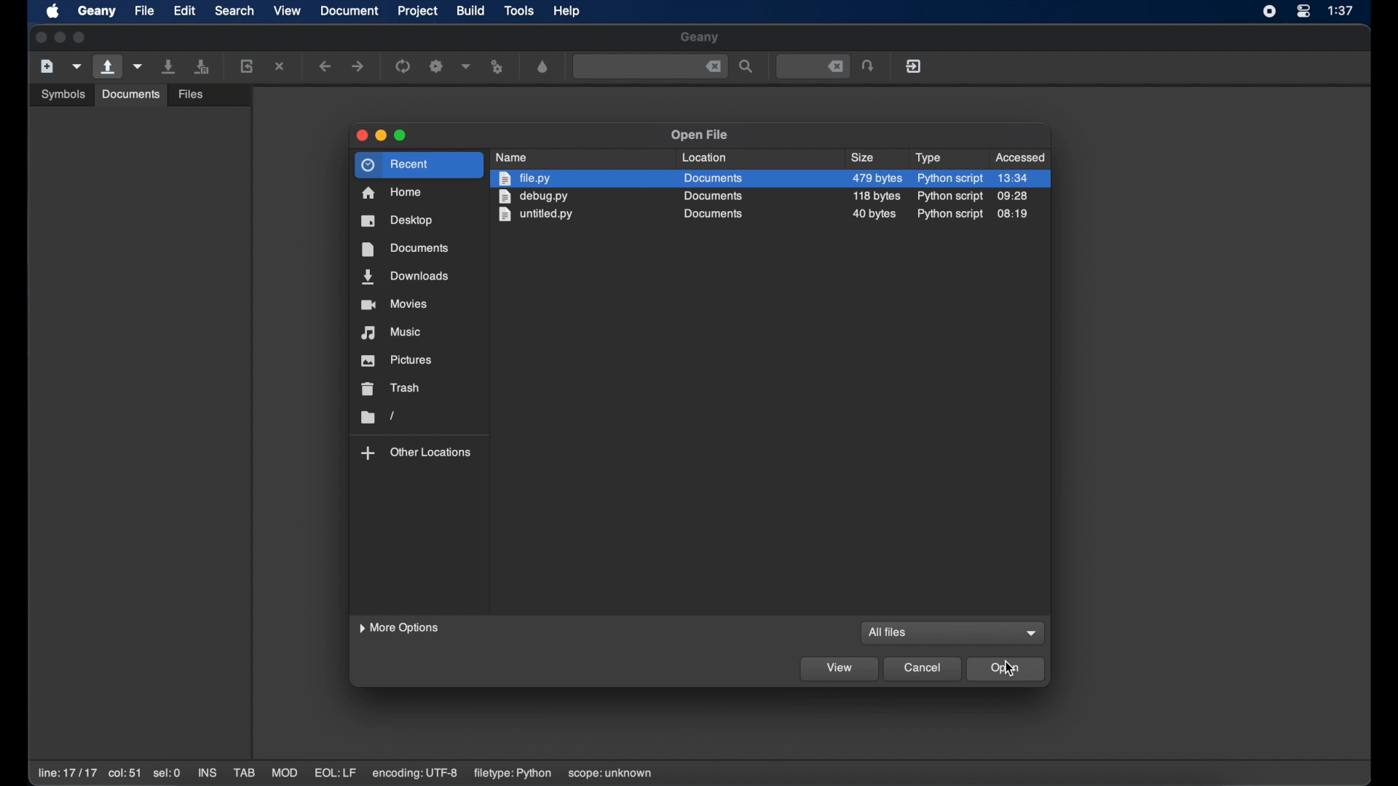 Image resolution: width=1398 pixels, height=786 pixels. What do you see at coordinates (234, 11) in the screenshot?
I see `search` at bounding box center [234, 11].